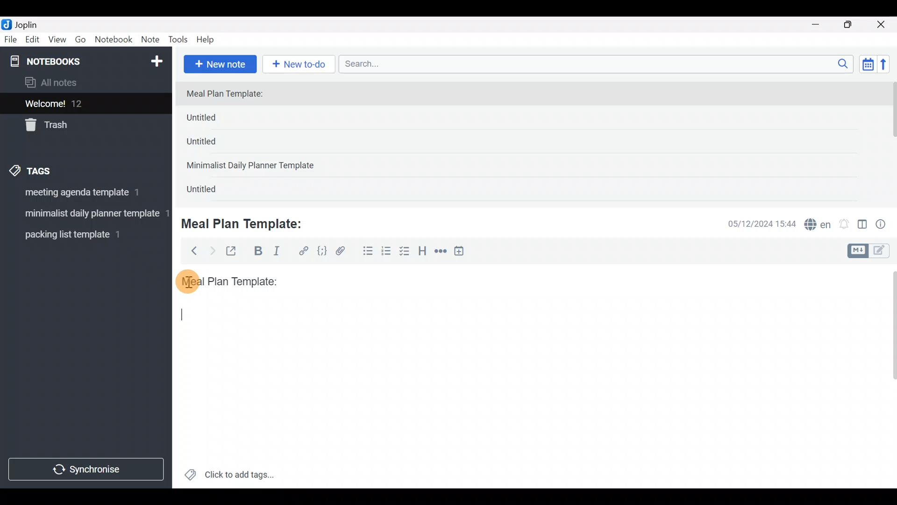 The image size is (897, 505). Describe the element at coordinates (343, 252) in the screenshot. I see `Attach file` at that location.